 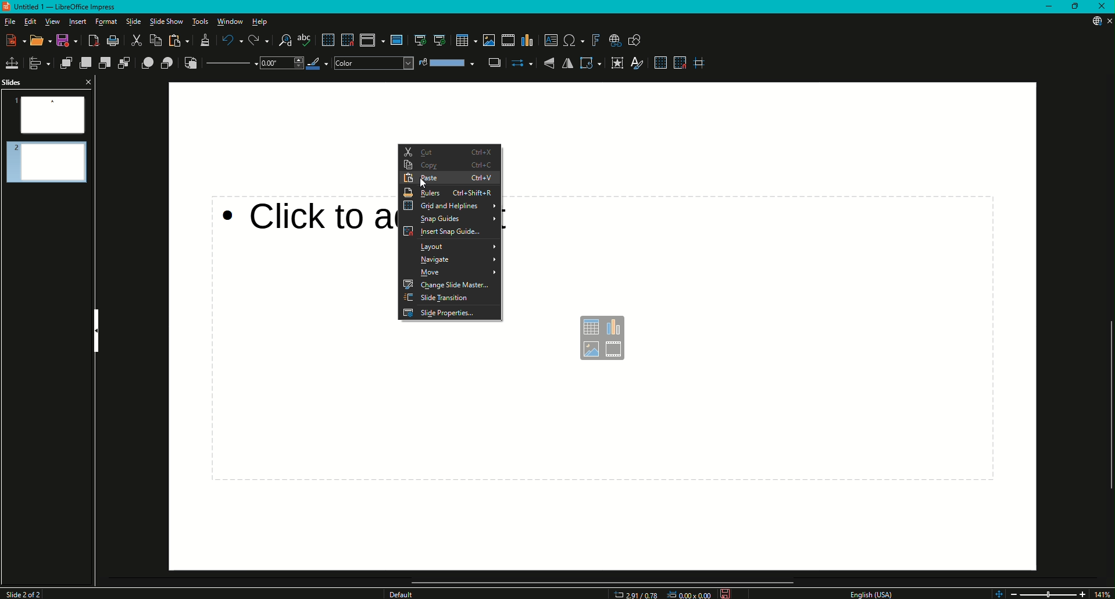 I want to click on Format, so click(x=105, y=22).